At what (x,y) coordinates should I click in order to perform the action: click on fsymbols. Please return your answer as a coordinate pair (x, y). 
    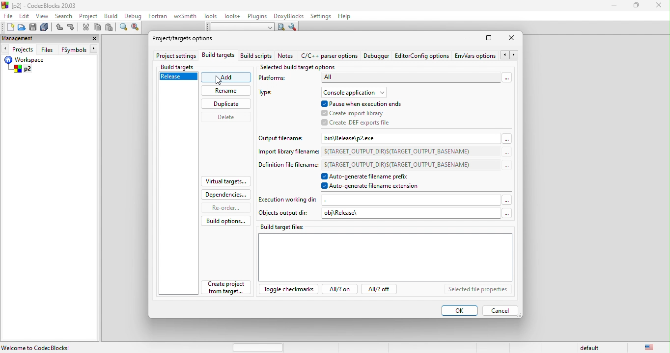
    Looking at the image, I should click on (82, 49).